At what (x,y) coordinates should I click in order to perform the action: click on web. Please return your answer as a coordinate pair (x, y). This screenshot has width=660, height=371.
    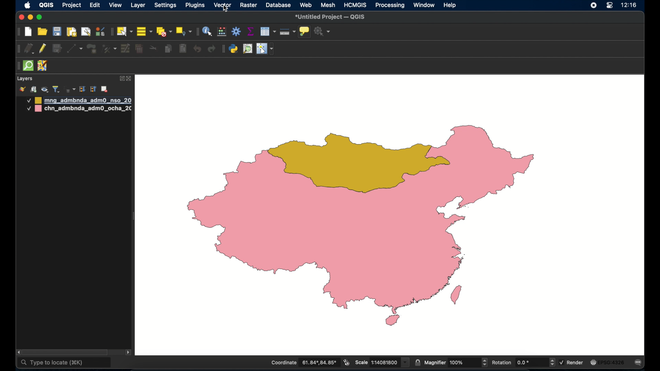
    Looking at the image, I should click on (306, 5).